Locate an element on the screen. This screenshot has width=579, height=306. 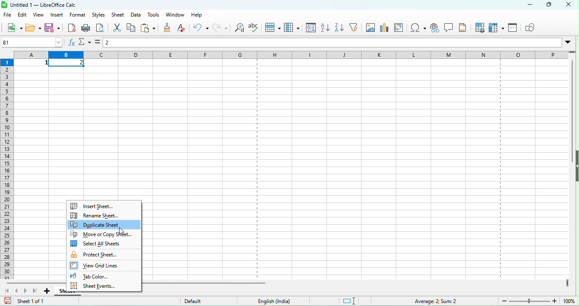
sheet is located at coordinates (119, 15).